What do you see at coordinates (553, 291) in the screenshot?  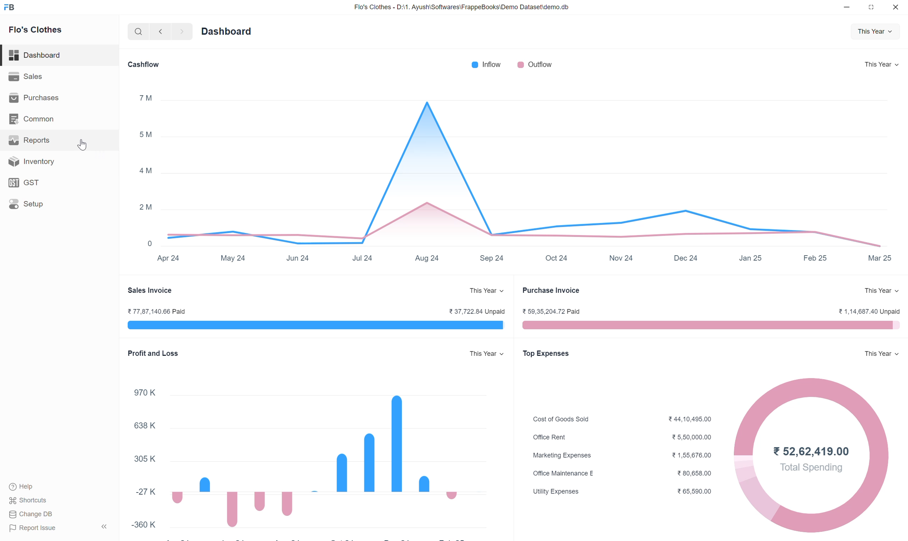 I see `Purchase Invoice` at bounding box center [553, 291].